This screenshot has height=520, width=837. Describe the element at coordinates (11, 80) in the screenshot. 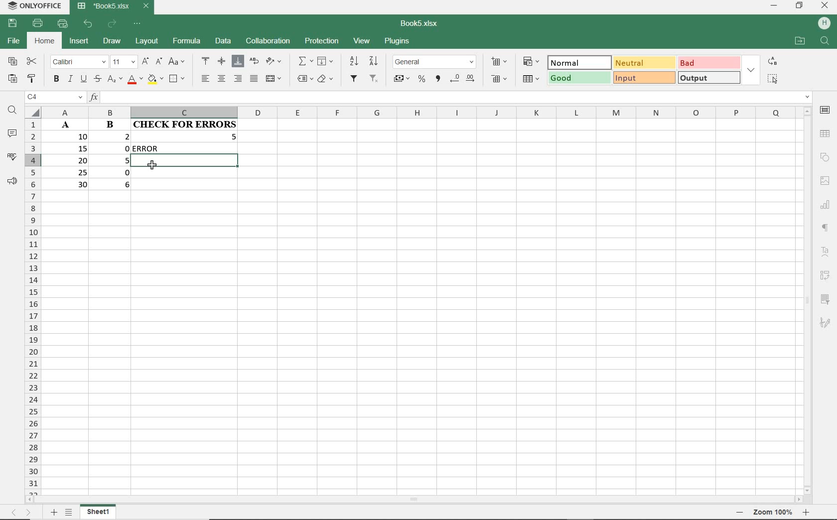

I see `PASTE` at that location.